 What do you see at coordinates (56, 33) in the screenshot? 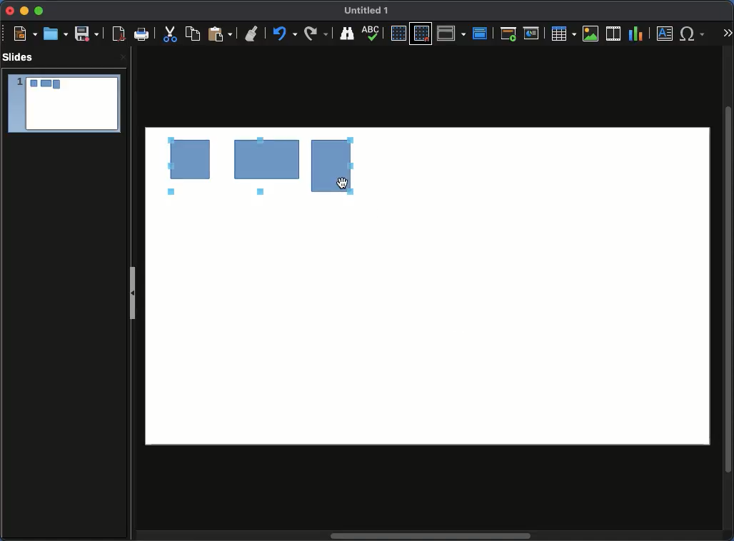
I see `Open` at bounding box center [56, 33].